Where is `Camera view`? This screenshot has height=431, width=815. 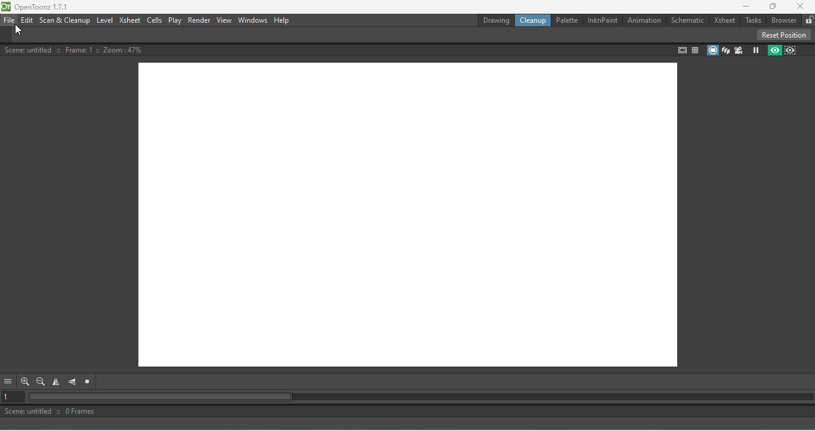 Camera view is located at coordinates (739, 50).